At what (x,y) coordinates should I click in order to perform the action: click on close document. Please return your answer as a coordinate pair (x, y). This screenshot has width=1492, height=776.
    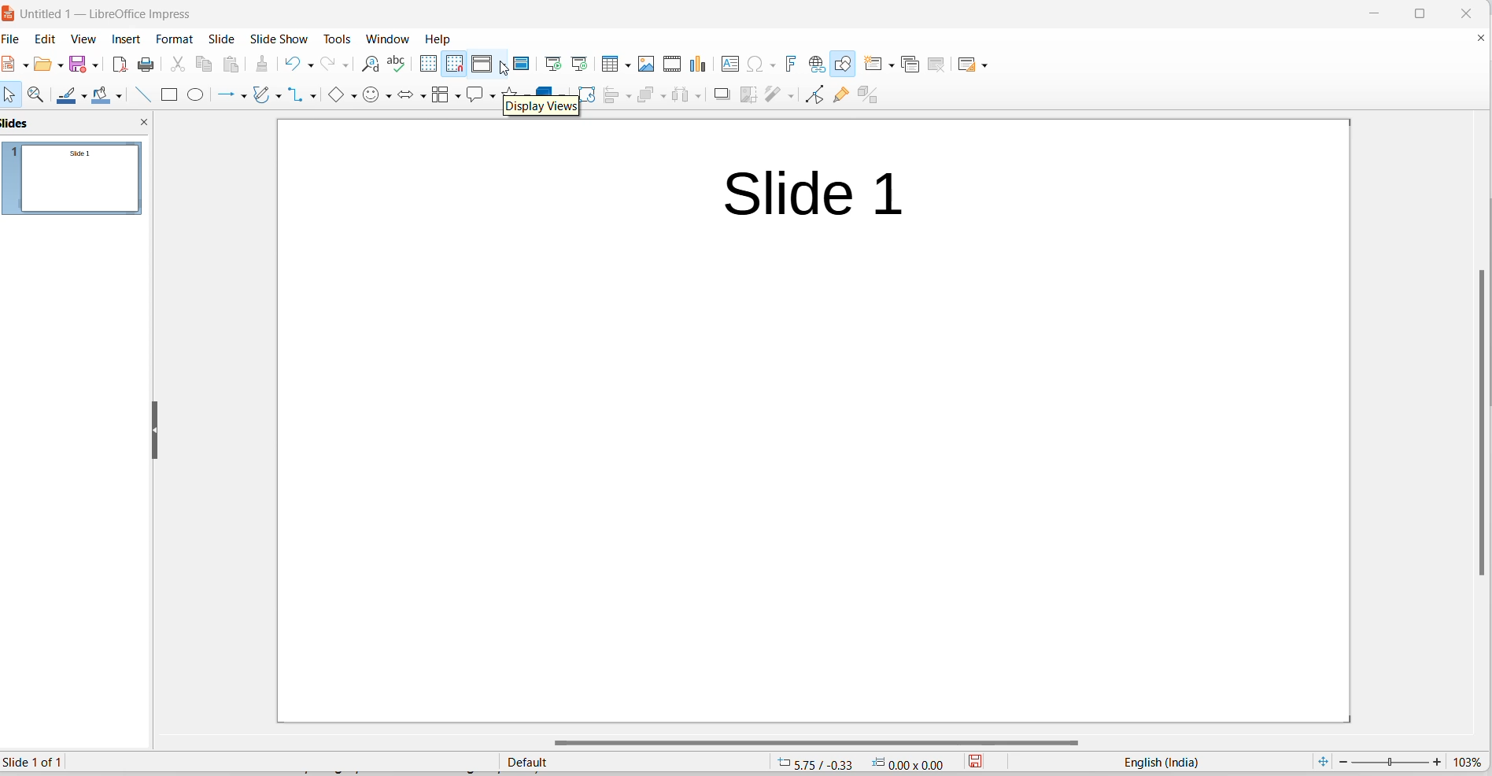
    Looking at the image, I should click on (1481, 39).